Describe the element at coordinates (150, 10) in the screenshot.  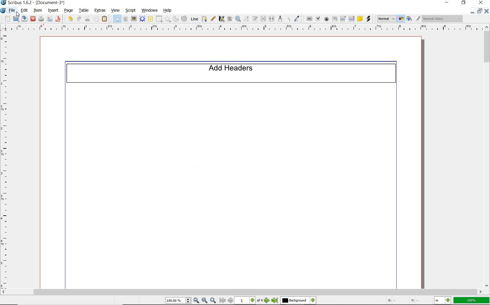
I see `windows` at that location.